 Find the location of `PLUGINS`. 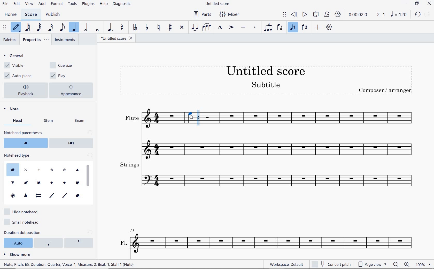

PLUGINS is located at coordinates (89, 4).